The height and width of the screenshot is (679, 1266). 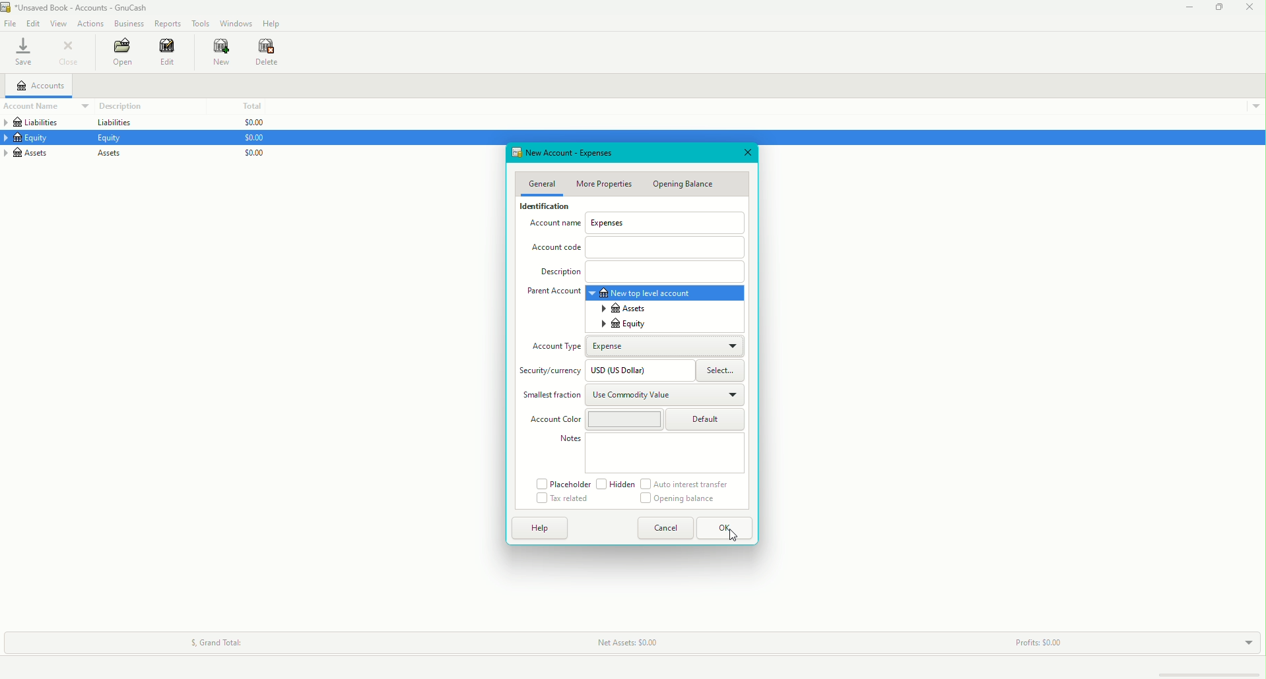 What do you see at coordinates (554, 247) in the screenshot?
I see `Account Code` at bounding box center [554, 247].